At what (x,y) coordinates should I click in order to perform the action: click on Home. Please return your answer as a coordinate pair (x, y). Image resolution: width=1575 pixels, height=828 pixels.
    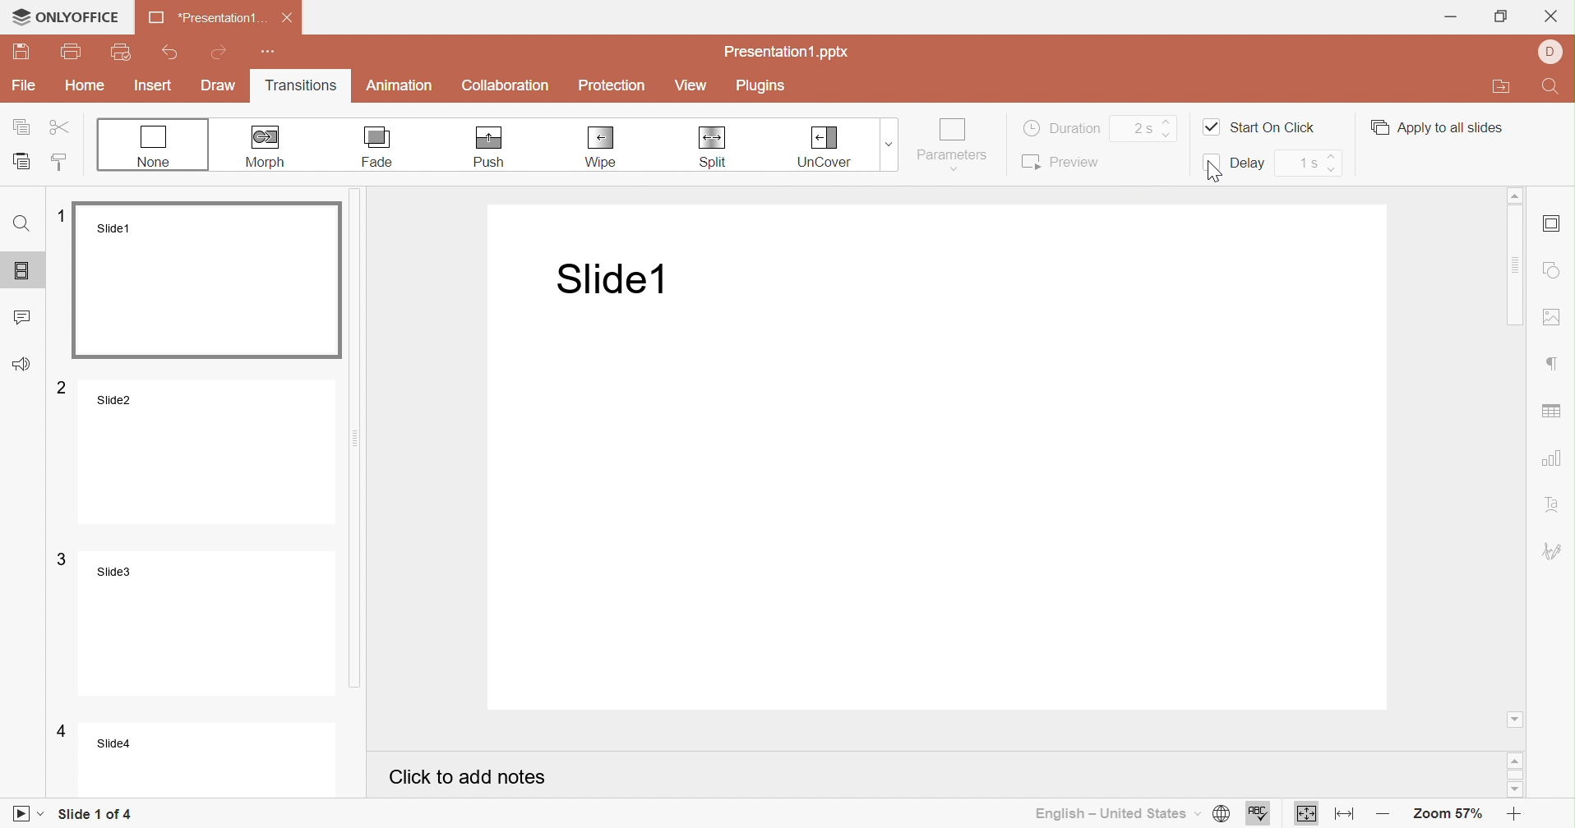
    Looking at the image, I should click on (85, 85).